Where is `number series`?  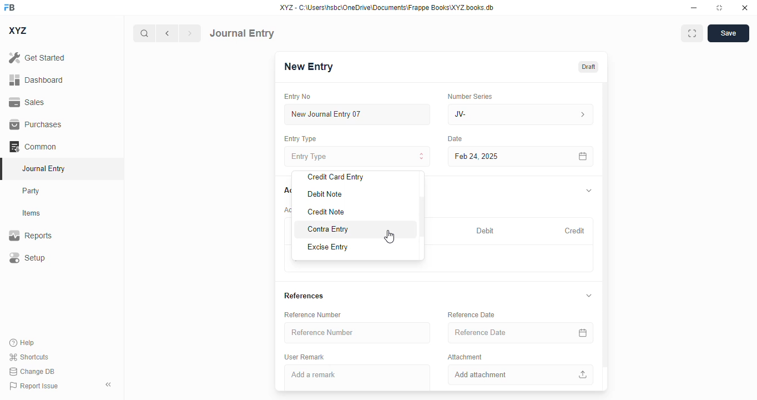 number series is located at coordinates (471, 96).